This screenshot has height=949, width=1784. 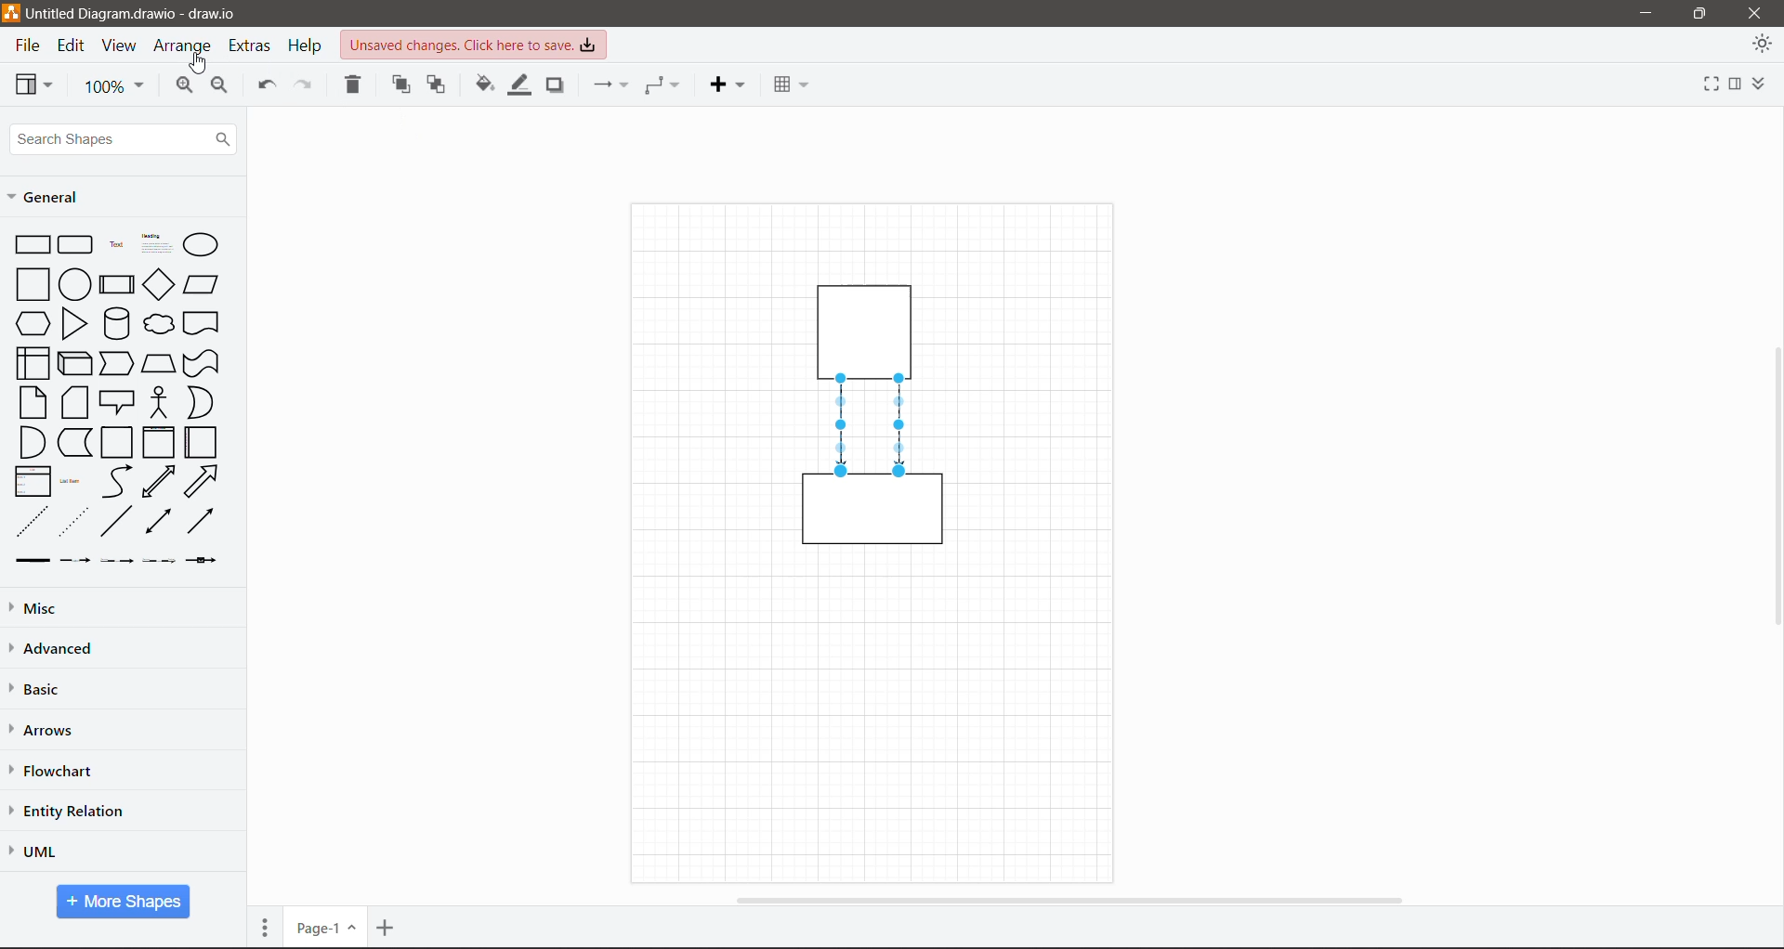 I want to click on Parallelogram, so click(x=202, y=284).